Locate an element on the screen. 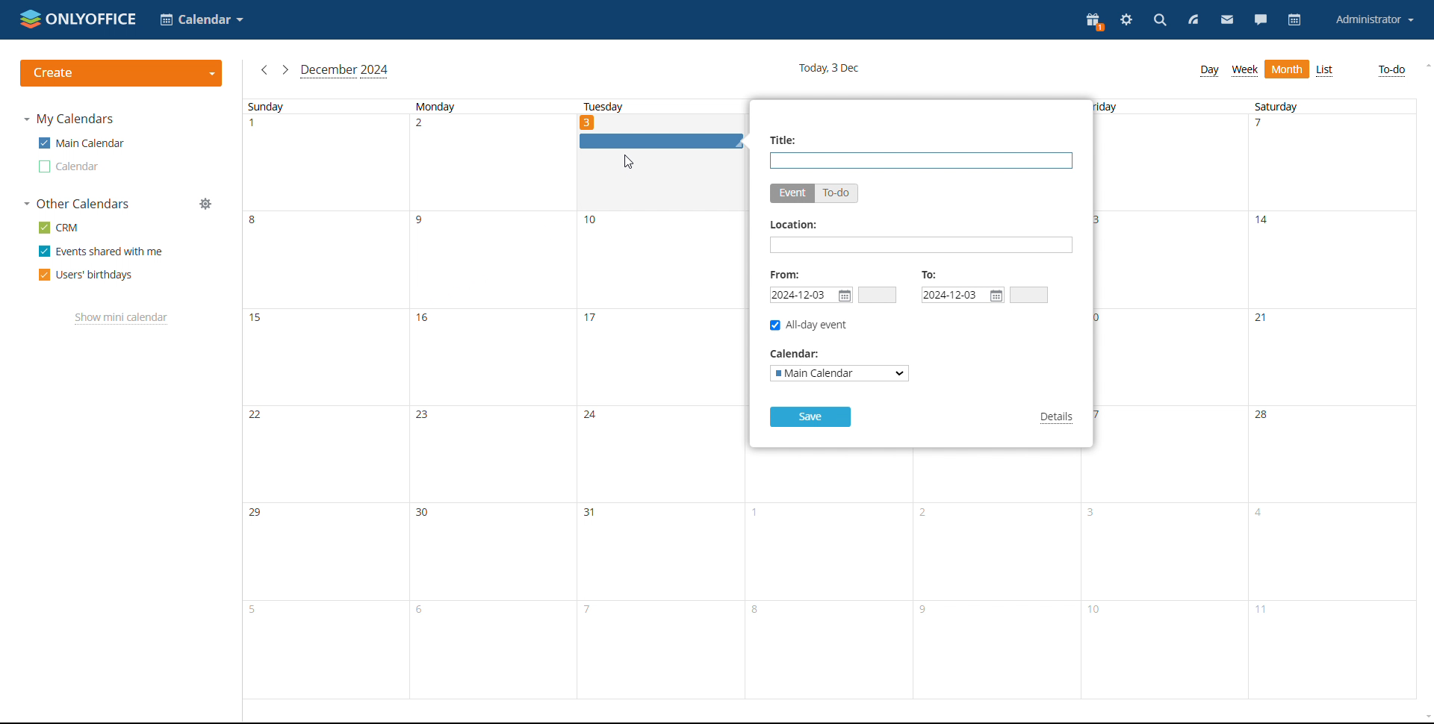 The height and width of the screenshot is (724, 1434). present is located at coordinates (1093, 21).